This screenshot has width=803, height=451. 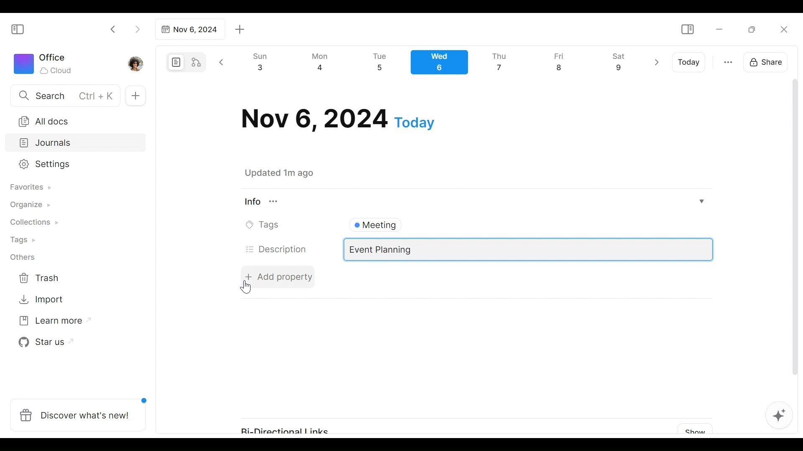 I want to click on All documents, so click(x=72, y=120).